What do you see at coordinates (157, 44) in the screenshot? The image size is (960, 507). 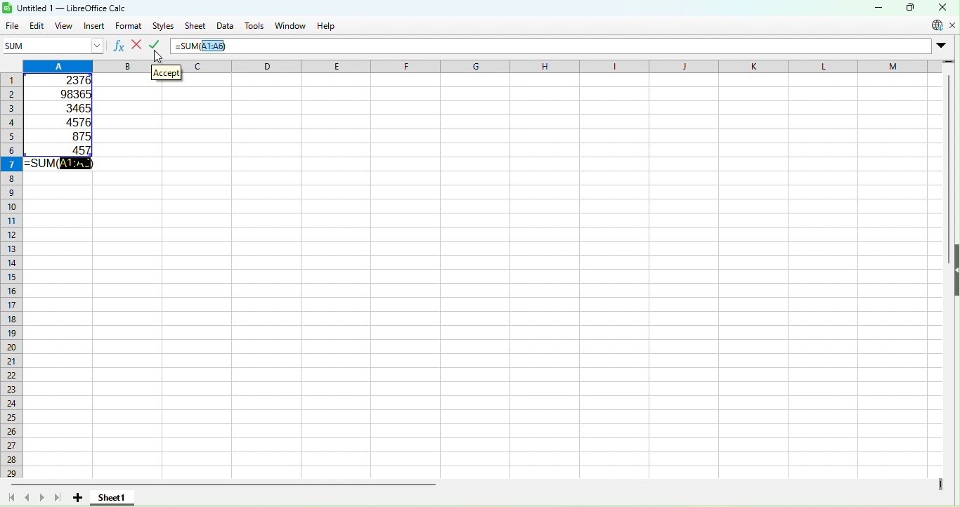 I see `Accept` at bounding box center [157, 44].